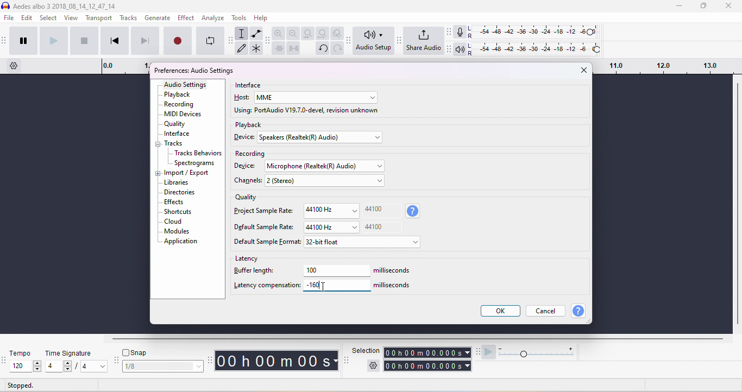 The height and width of the screenshot is (392, 742). What do you see at coordinates (265, 210) in the screenshot?
I see `project sample rate` at bounding box center [265, 210].